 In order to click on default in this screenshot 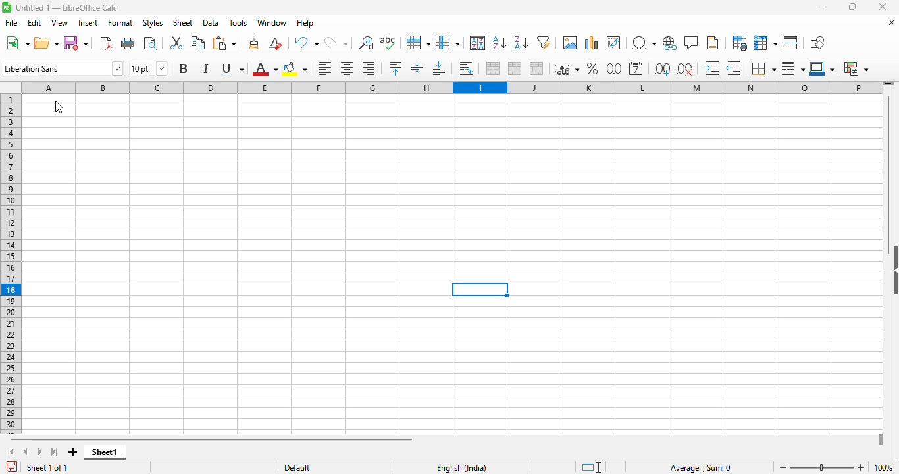, I will do `click(297, 468)`.